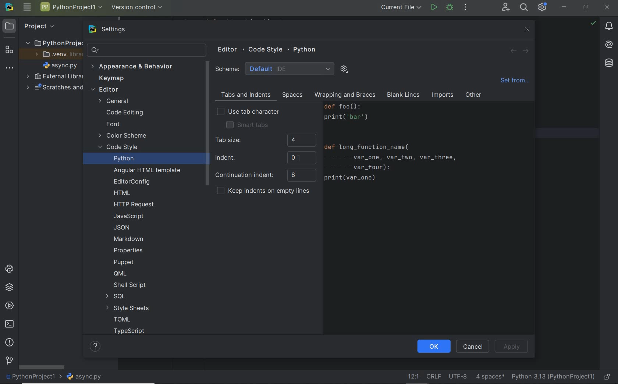  I want to click on notifications, so click(609, 26).